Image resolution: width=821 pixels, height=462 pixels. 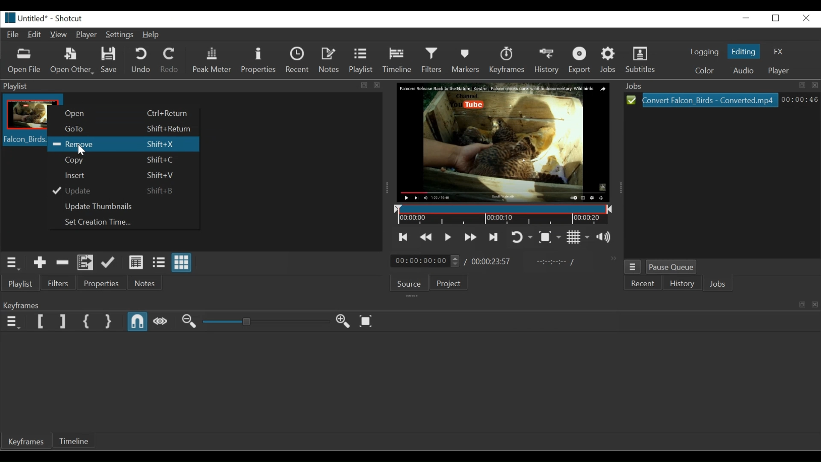 I want to click on 00:00:46(Elapsed Hours: Minutes: Seconds), so click(x=800, y=99).